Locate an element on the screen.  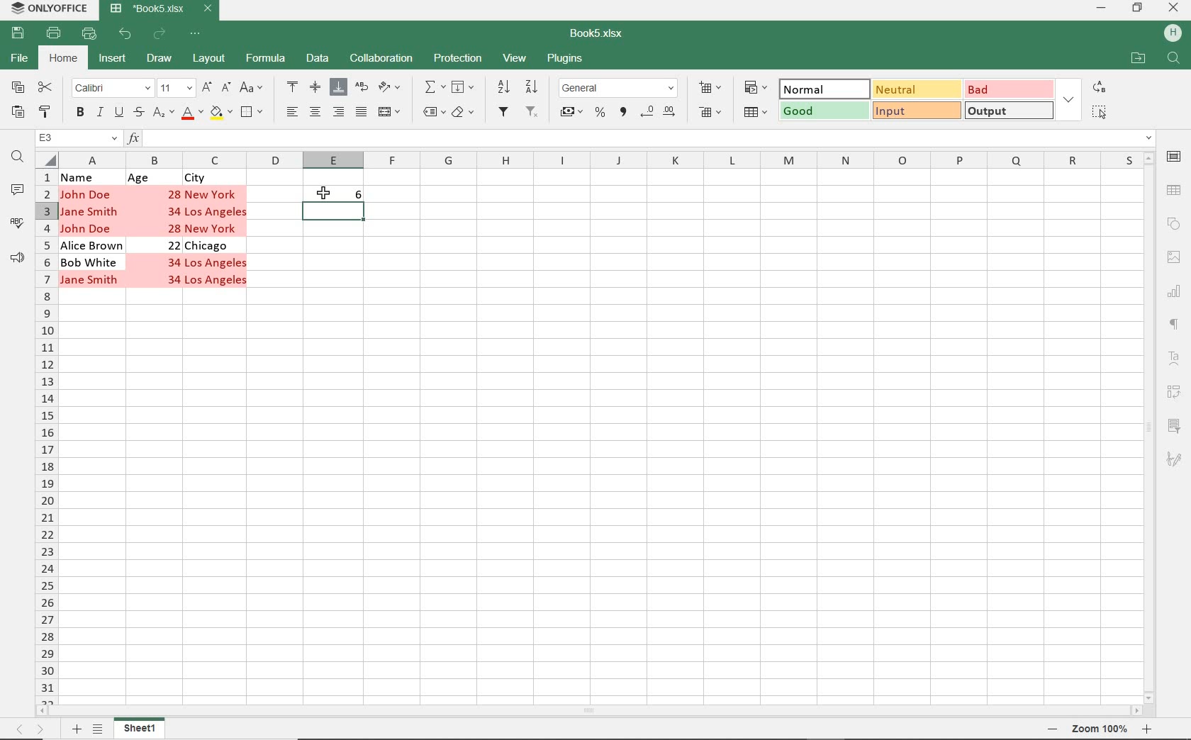
SAVE is located at coordinates (17, 33).